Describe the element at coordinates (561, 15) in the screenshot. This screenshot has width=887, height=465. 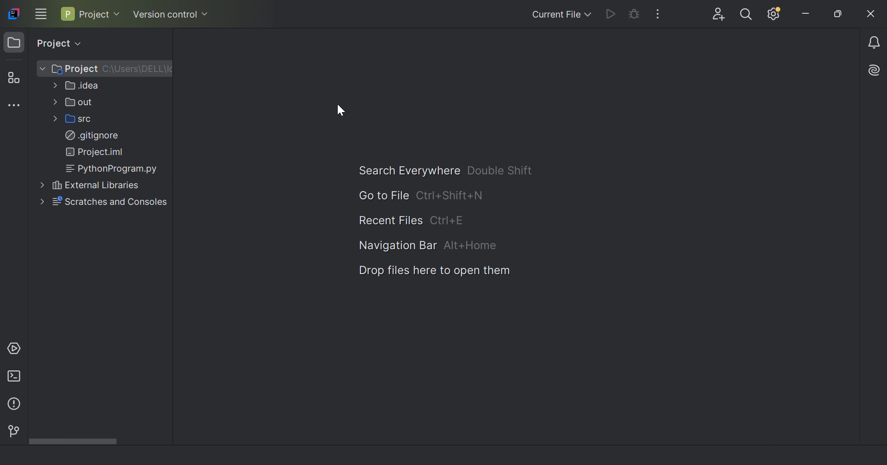
I see `Current file` at that location.